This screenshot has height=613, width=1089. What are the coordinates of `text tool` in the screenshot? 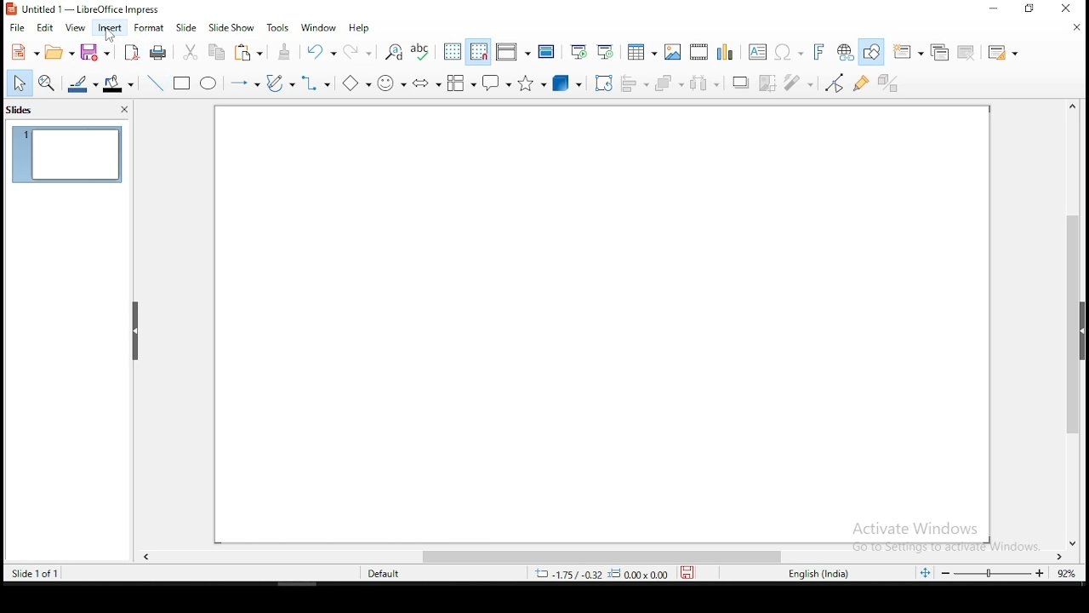 It's located at (758, 51).